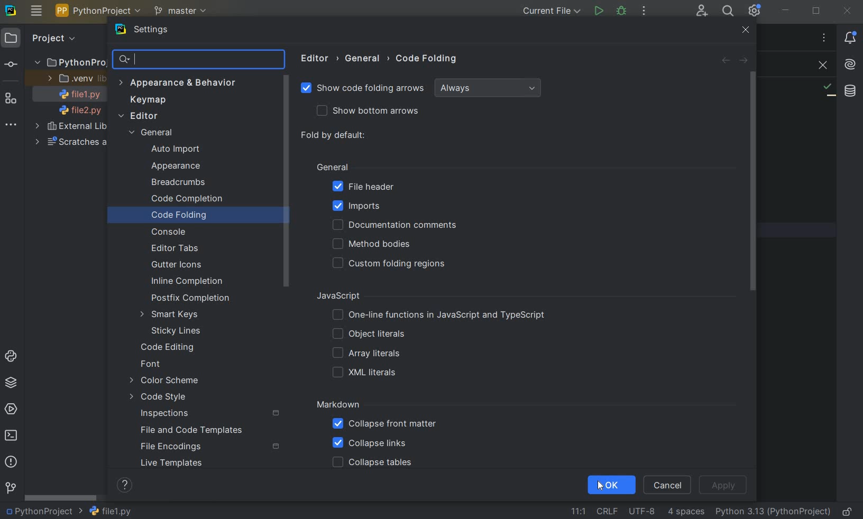  What do you see at coordinates (175, 150) in the screenshot?
I see `AUTO IMPORT` at bounding box center [175, 150].